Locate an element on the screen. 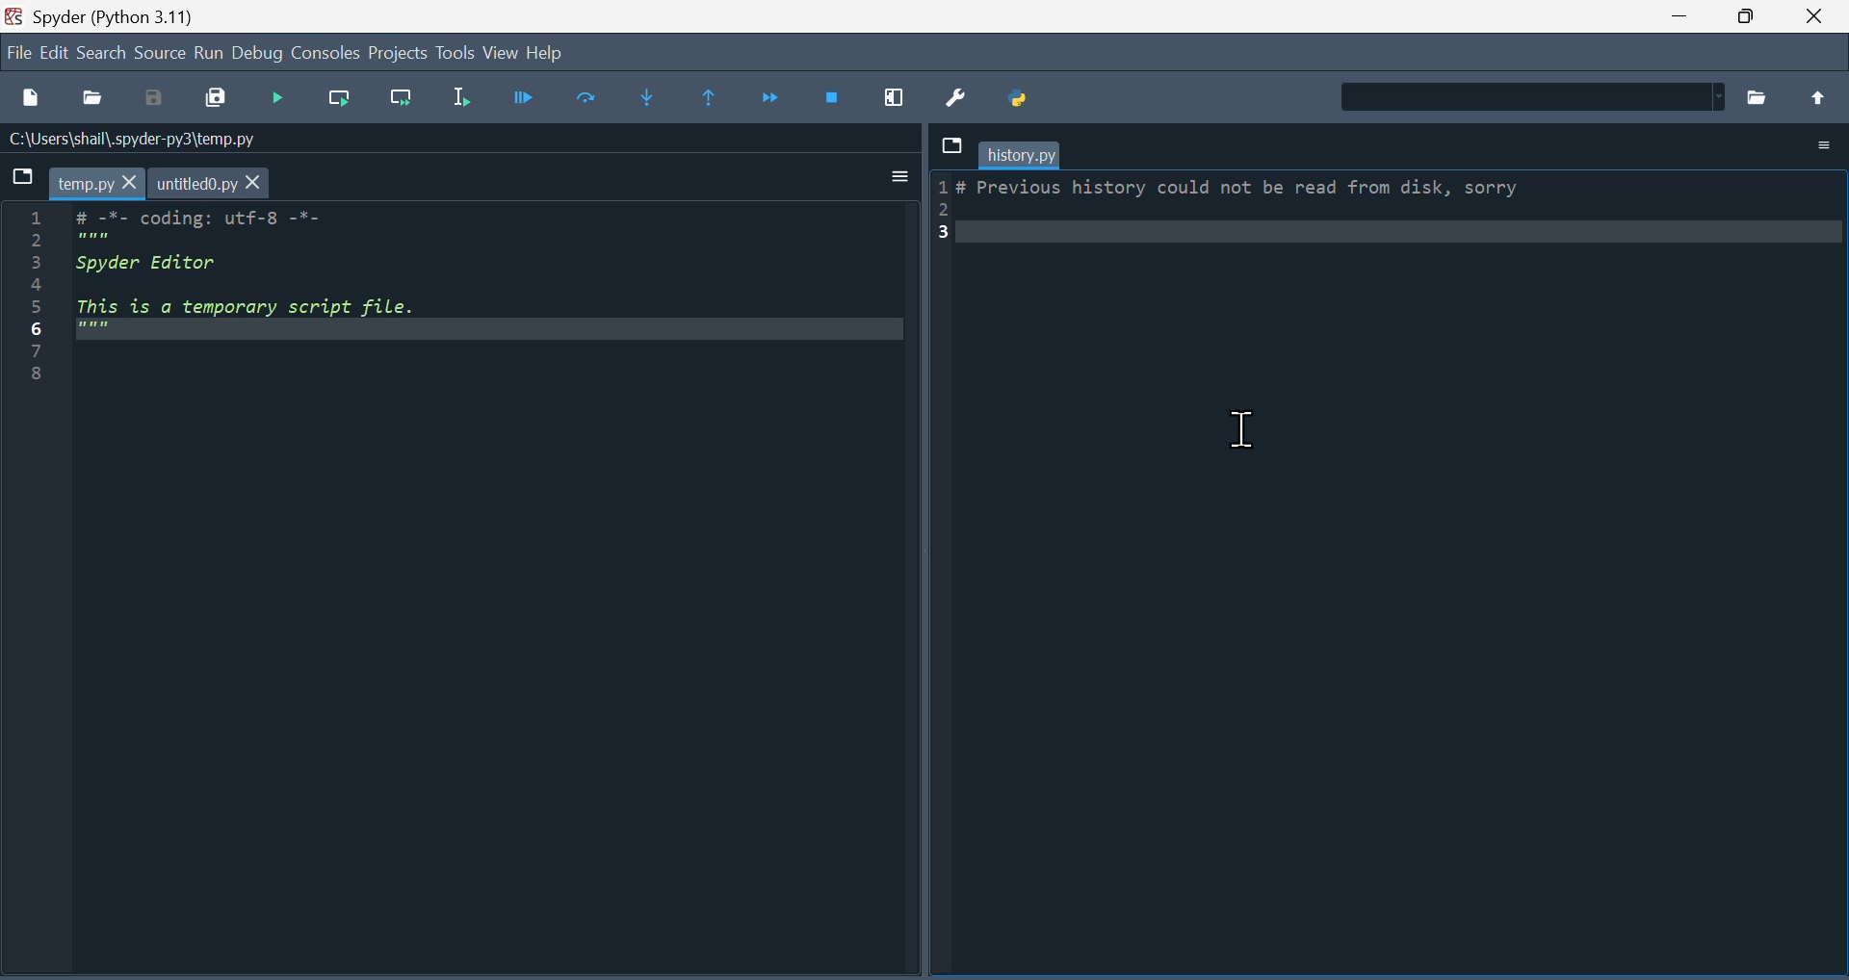 The width and height of the screenshot is (1849, 980).  text Cursor is located at coordinates (1242, 432).